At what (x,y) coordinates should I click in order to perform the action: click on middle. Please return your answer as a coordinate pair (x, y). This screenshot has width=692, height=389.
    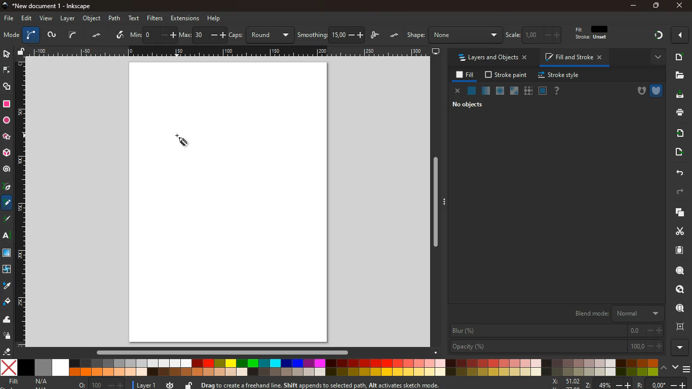
    Looking at the image, I should click on (157, 36).